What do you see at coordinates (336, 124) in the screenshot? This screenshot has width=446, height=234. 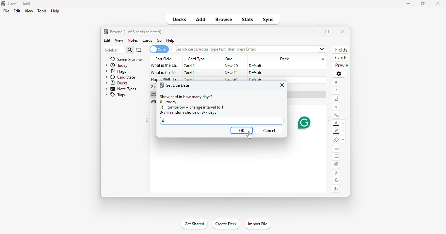 I see `text color` at bounding box center [336, 124].